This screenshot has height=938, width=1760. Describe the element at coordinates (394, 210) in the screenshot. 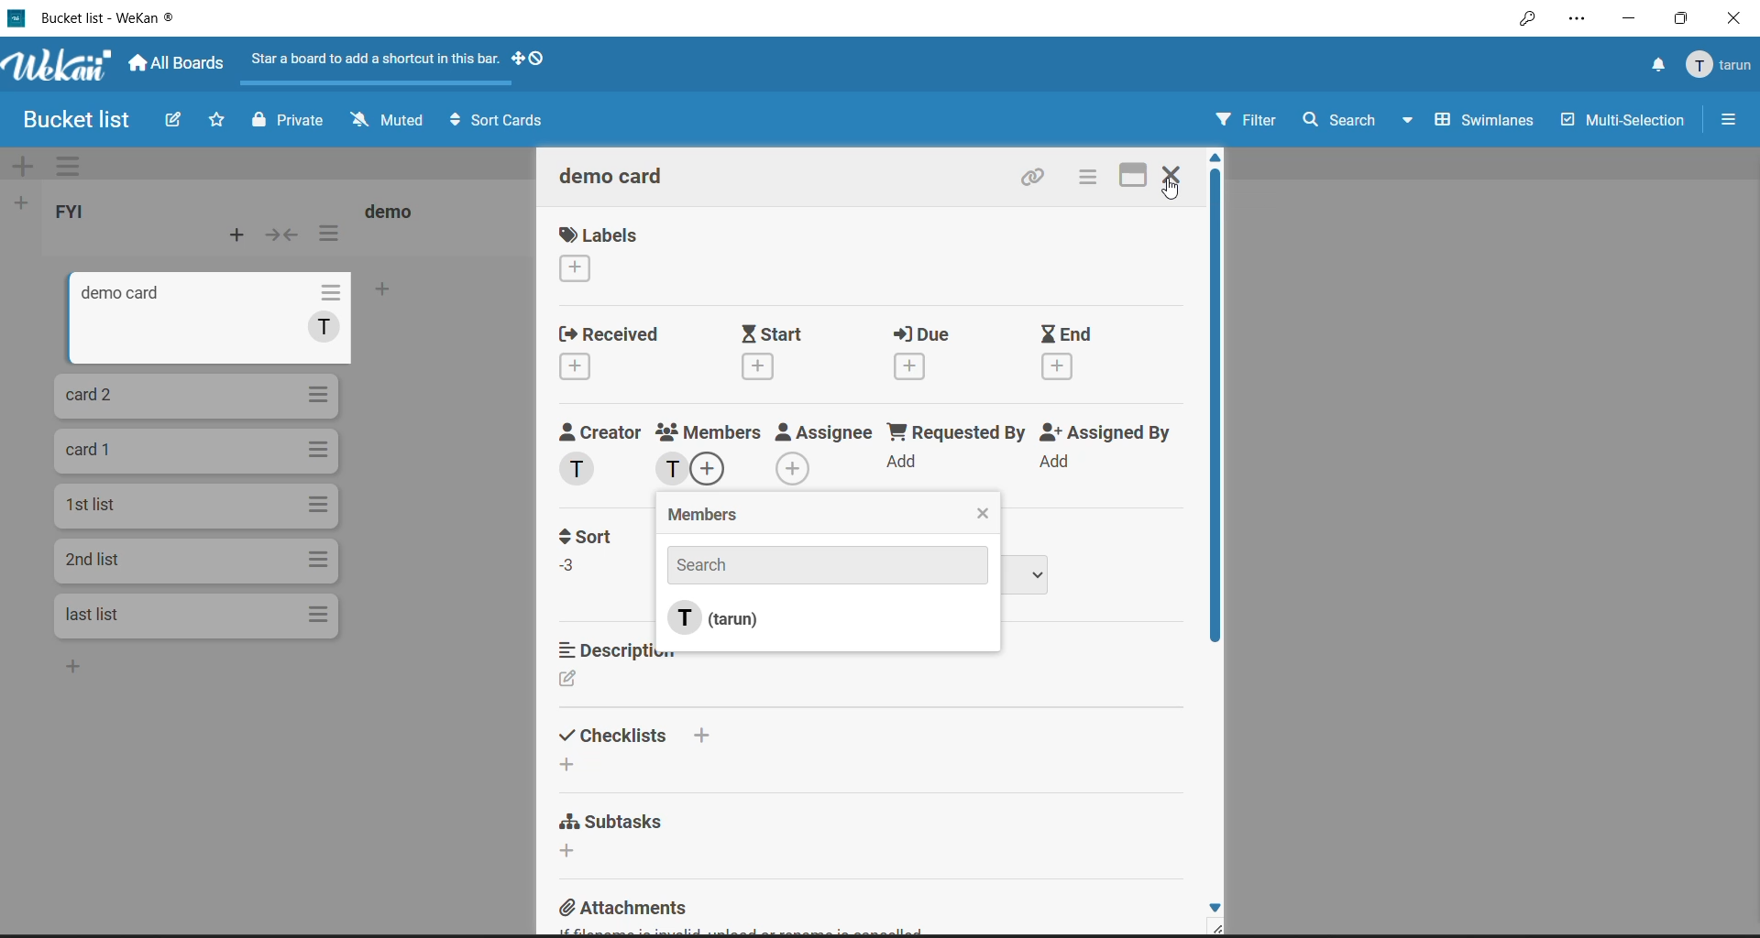

I see `list title` at that location.